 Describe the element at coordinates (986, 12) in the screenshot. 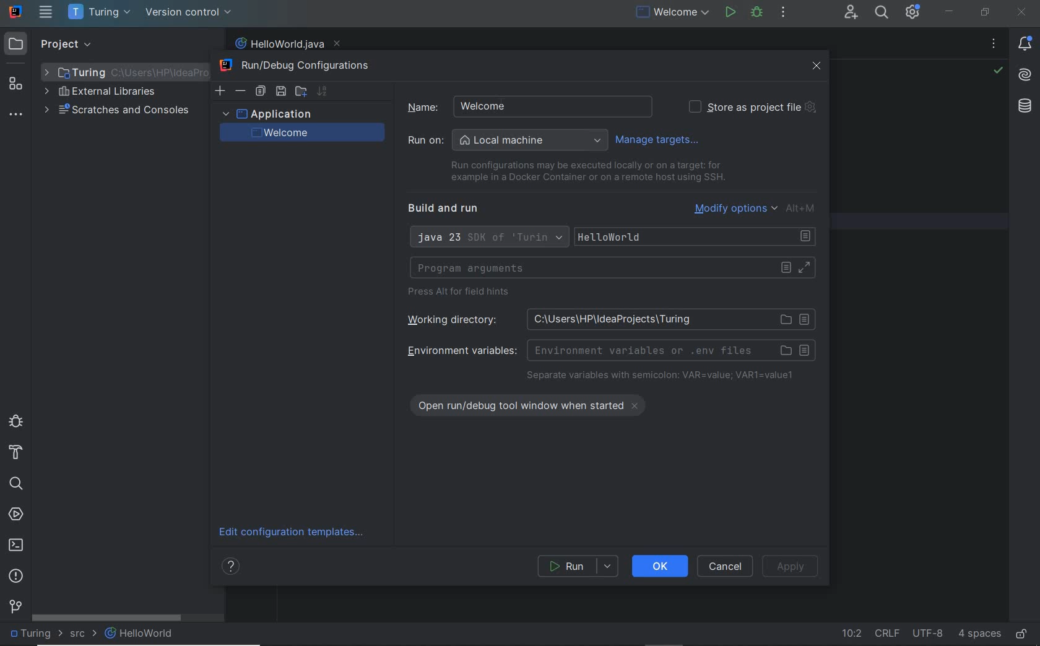

I see `RESTORE DOWN` at that location.